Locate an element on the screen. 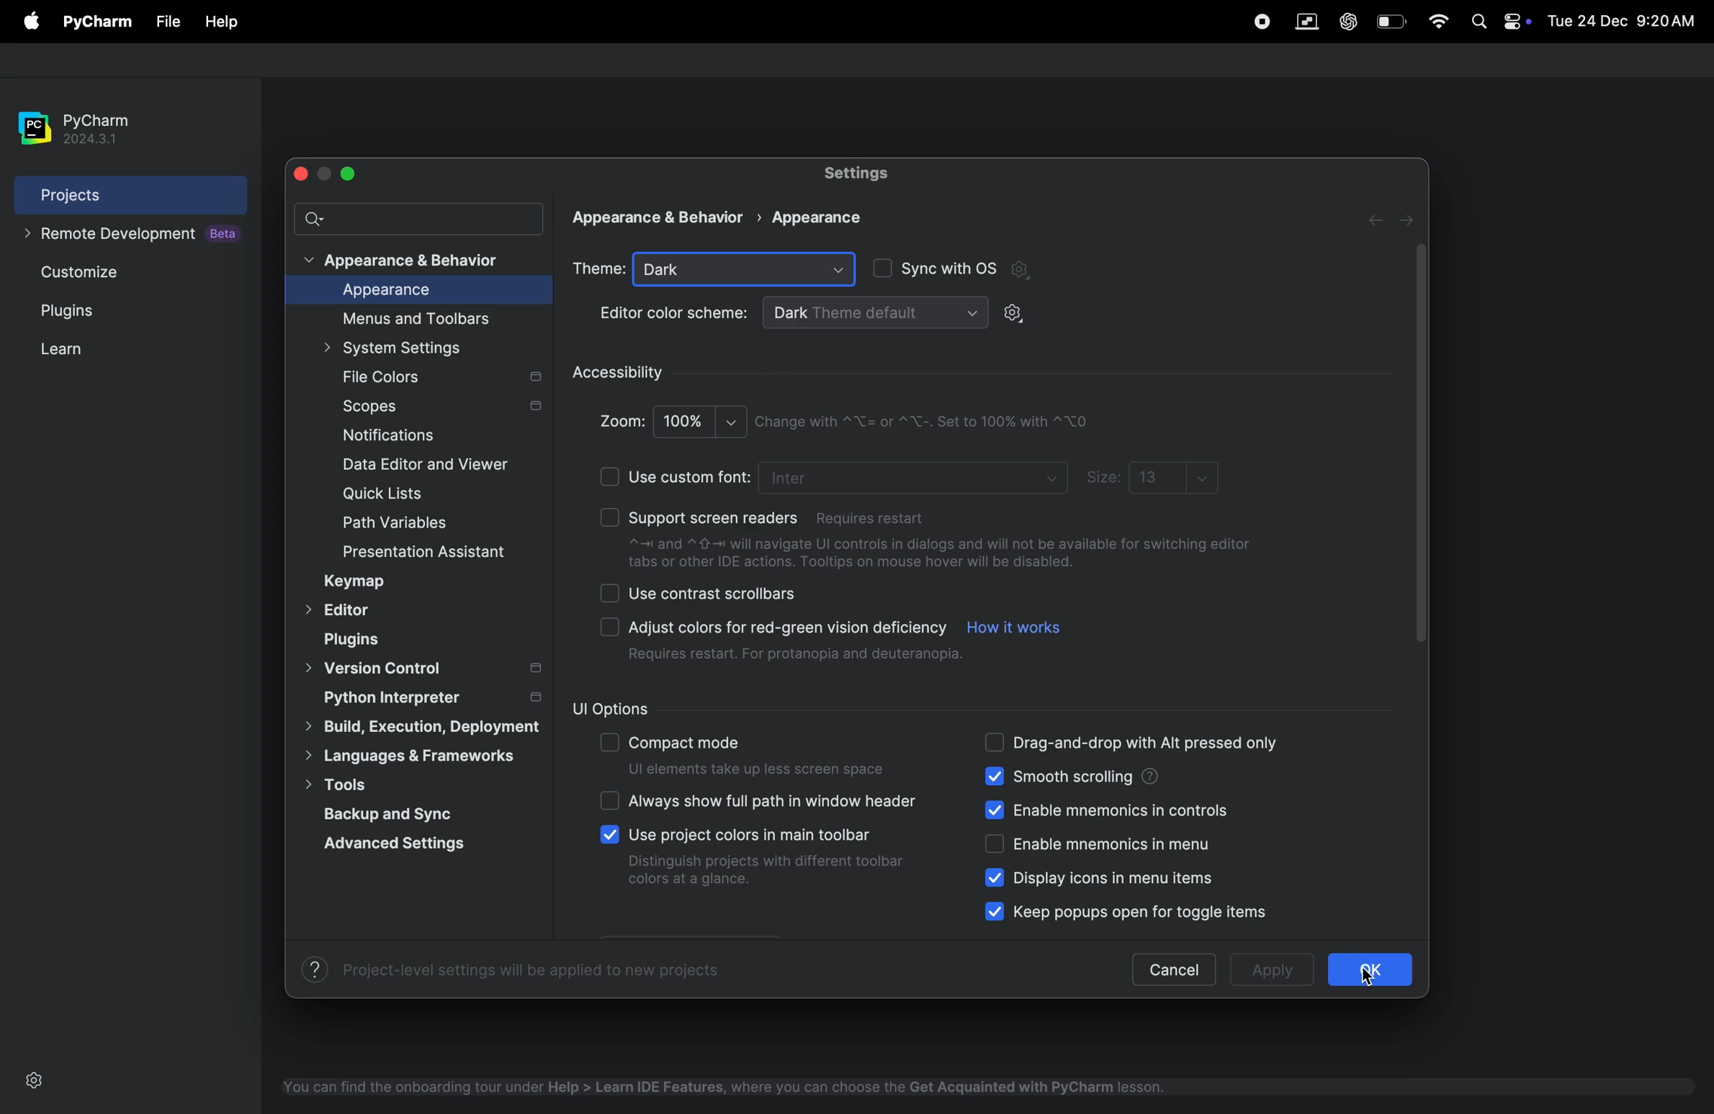  apperance is located at coordinates (667, 218).